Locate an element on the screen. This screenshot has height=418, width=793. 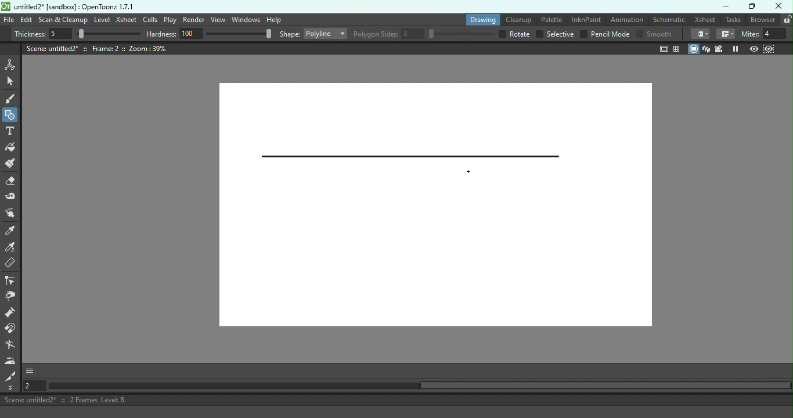
Field guide is located at coordinates (677, 48).